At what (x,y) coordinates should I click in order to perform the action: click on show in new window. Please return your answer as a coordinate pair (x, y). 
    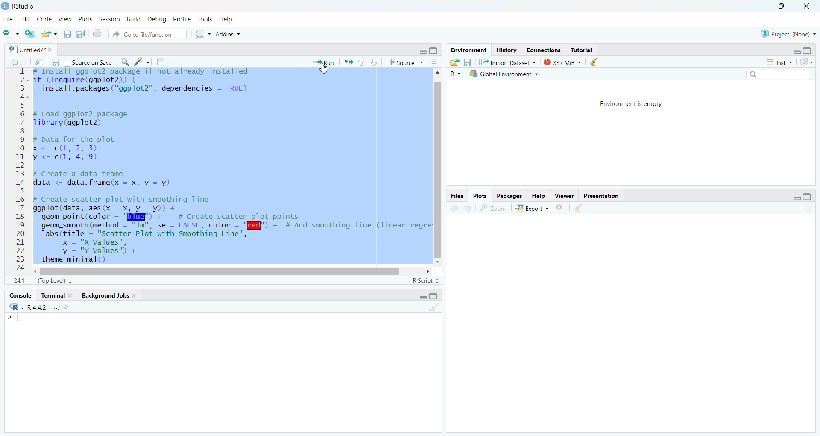
    Looking at the image, I should click on (39, 62).